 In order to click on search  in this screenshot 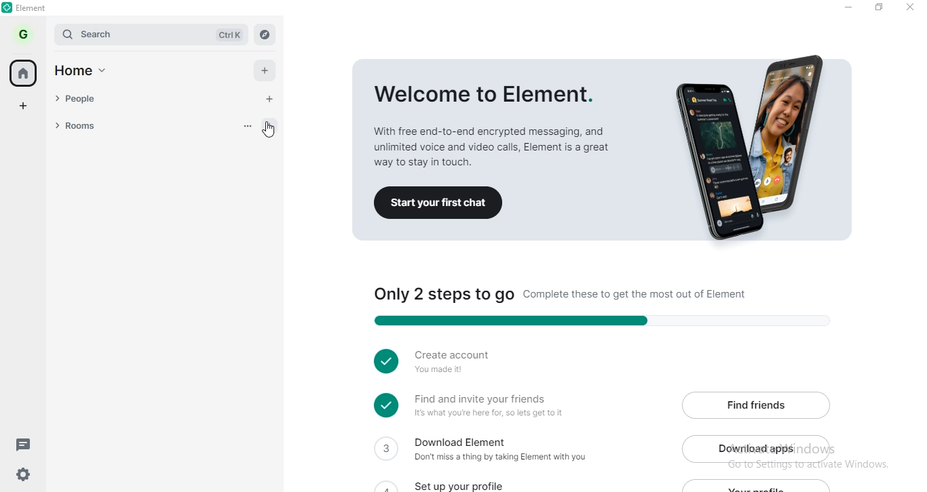, I will do `click(151, 35)`.